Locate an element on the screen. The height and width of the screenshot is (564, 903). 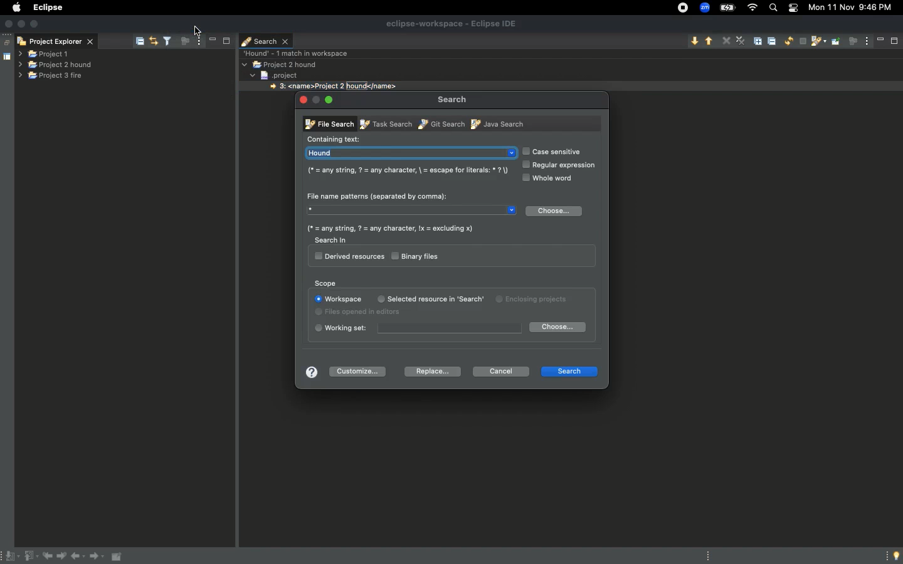
Search is located at coordinates (773, 8).